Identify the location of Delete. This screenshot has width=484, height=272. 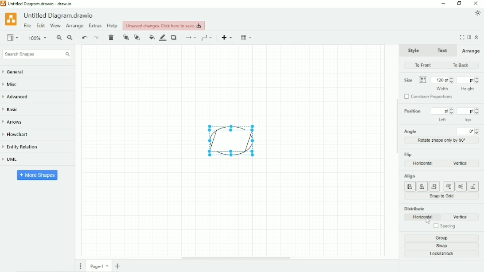
(112, 38).